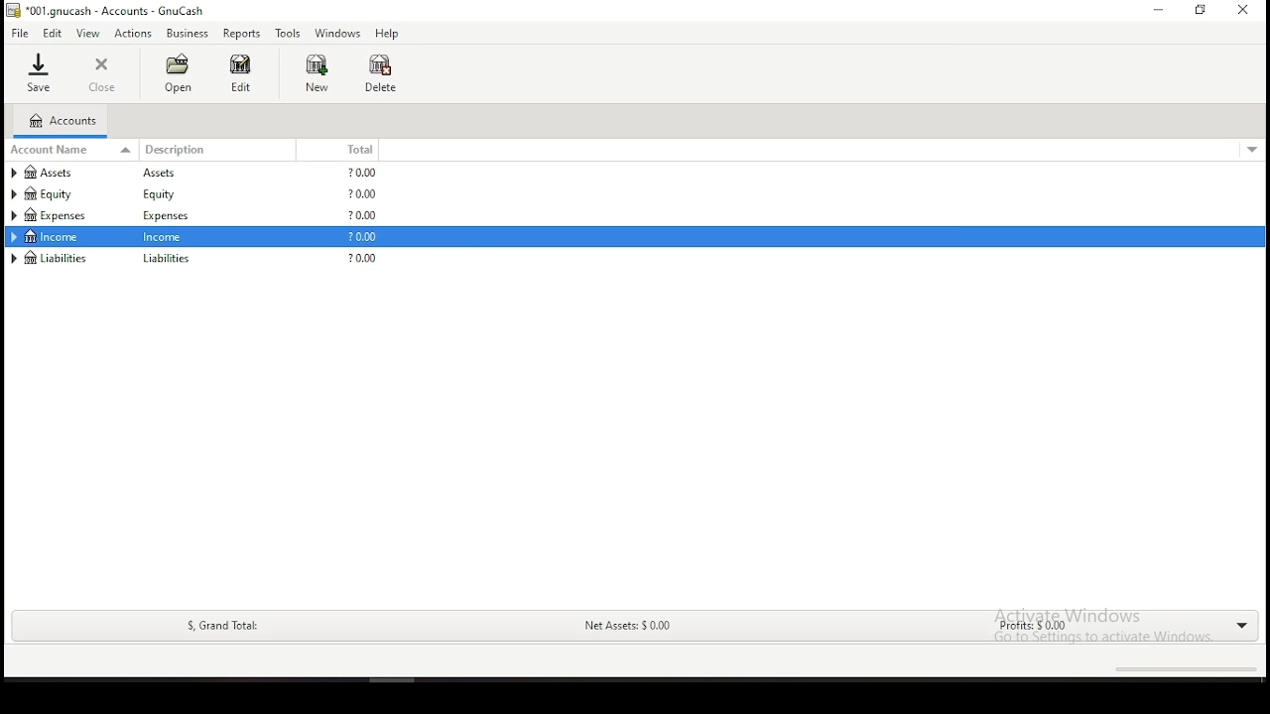  Describe the element at coordinates (104, 74) in the screenshot. I see `close` at that location.